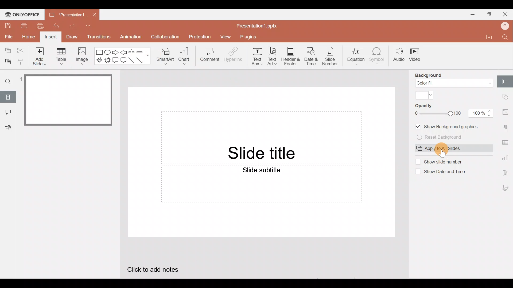 This screenshot has width=513, height=288. I want to click on Close, so click(95, 14).